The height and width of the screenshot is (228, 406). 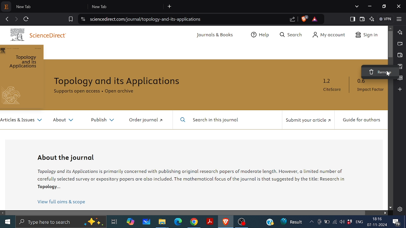 What do you see at coordinates (127, 6) in the screenshot?
I see `2nd new tab` at bounding box center [127, 6].